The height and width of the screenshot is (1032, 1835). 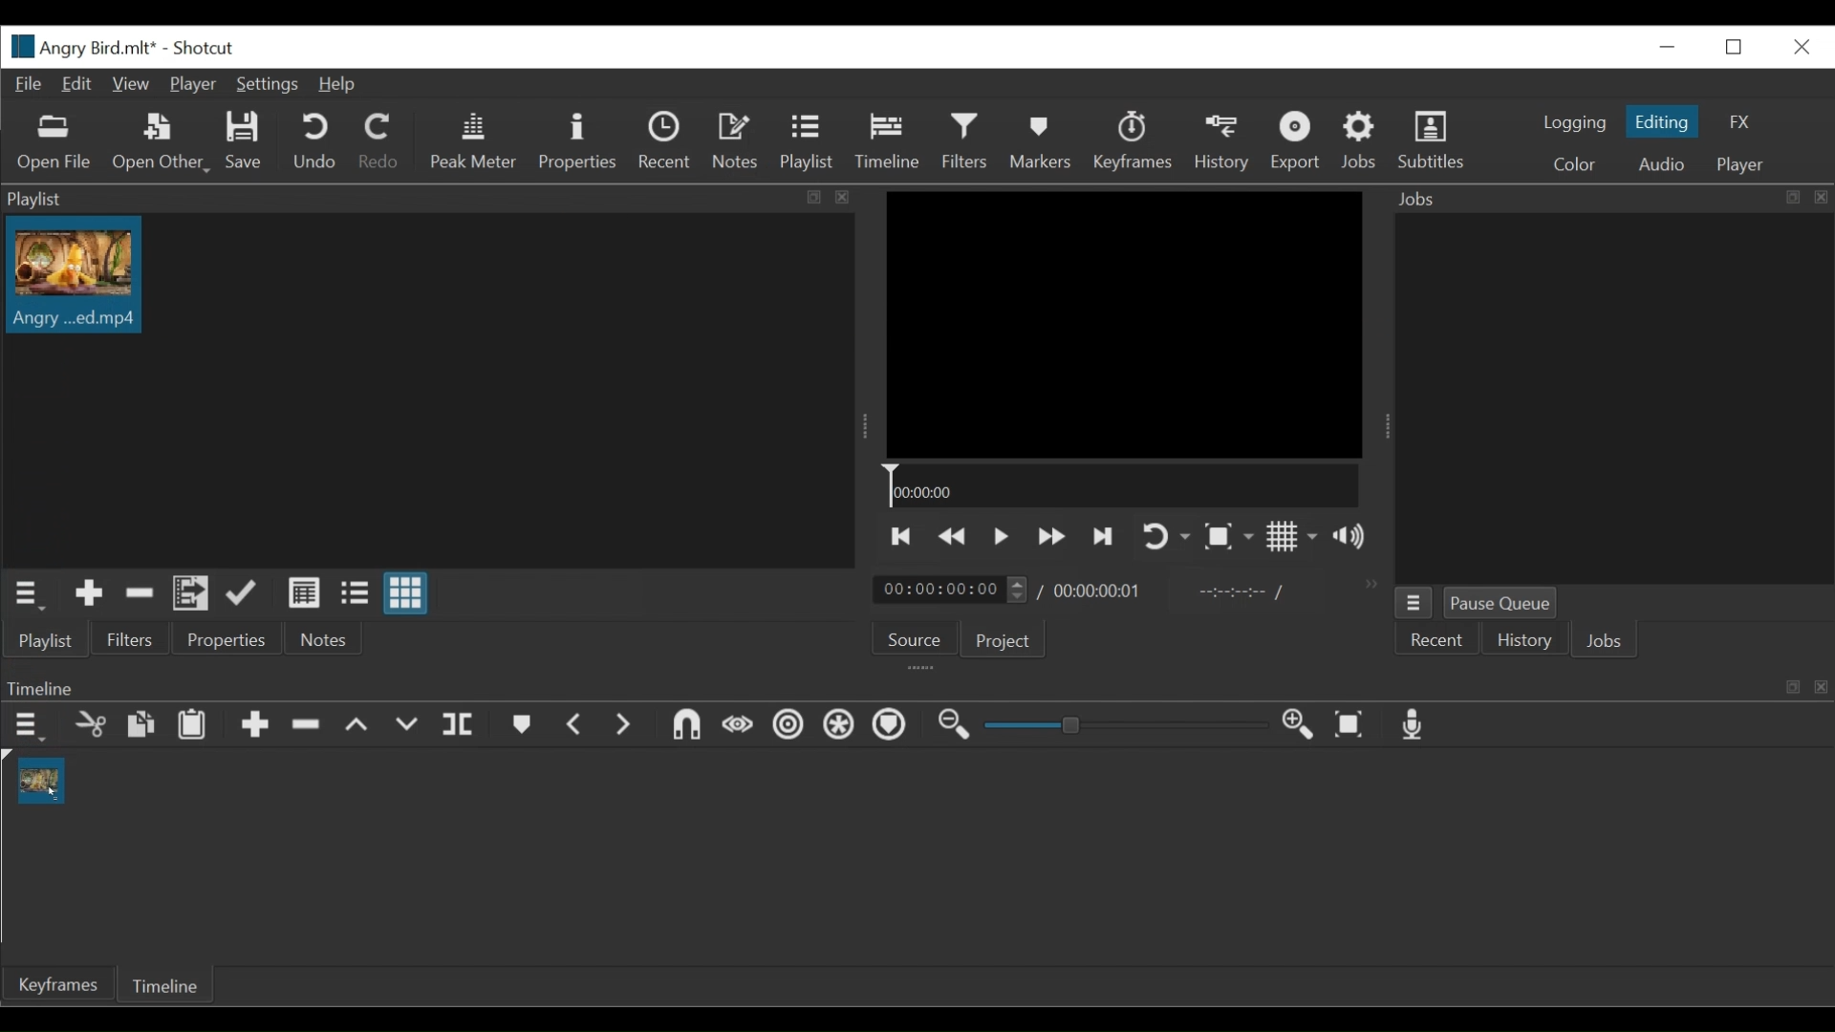 I want to click on Properties, so click(x=580, y=141).